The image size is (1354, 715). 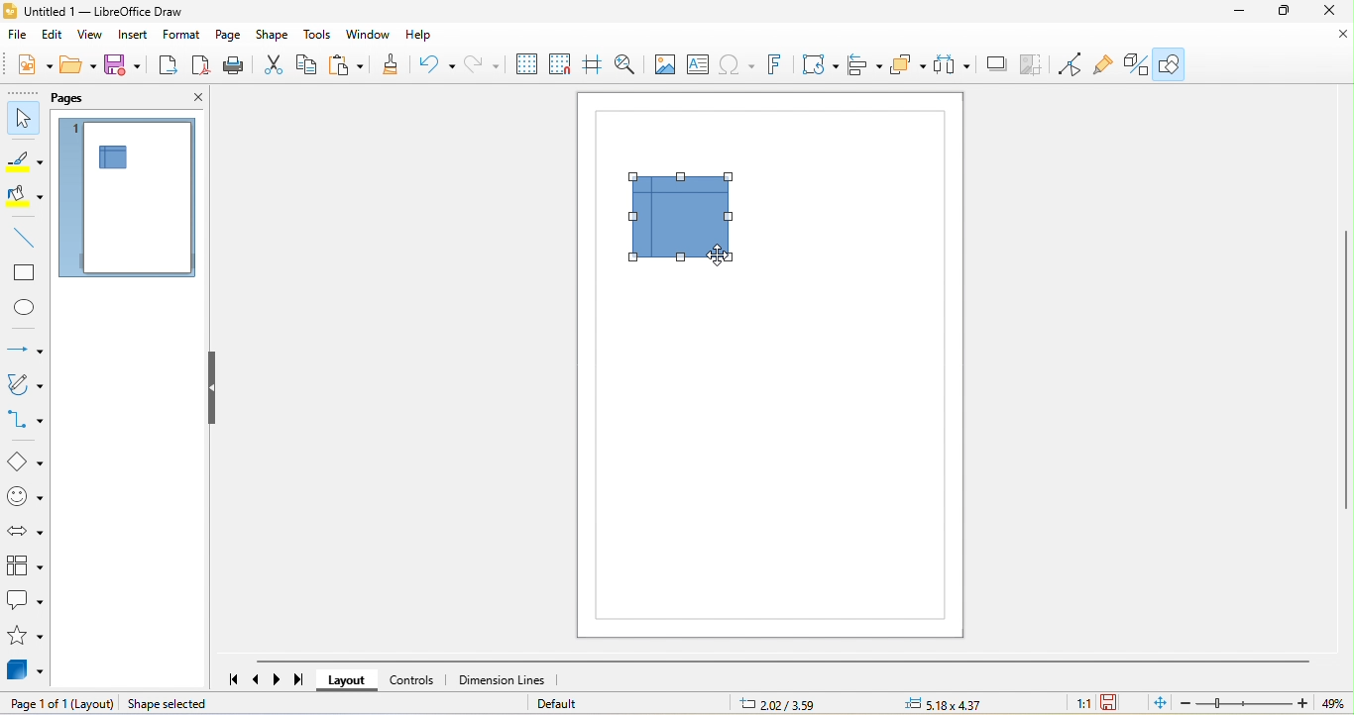 What do you see at coordinates (862, 65) in the screenshot?
I see `align object` at bounding box center [862, 65].